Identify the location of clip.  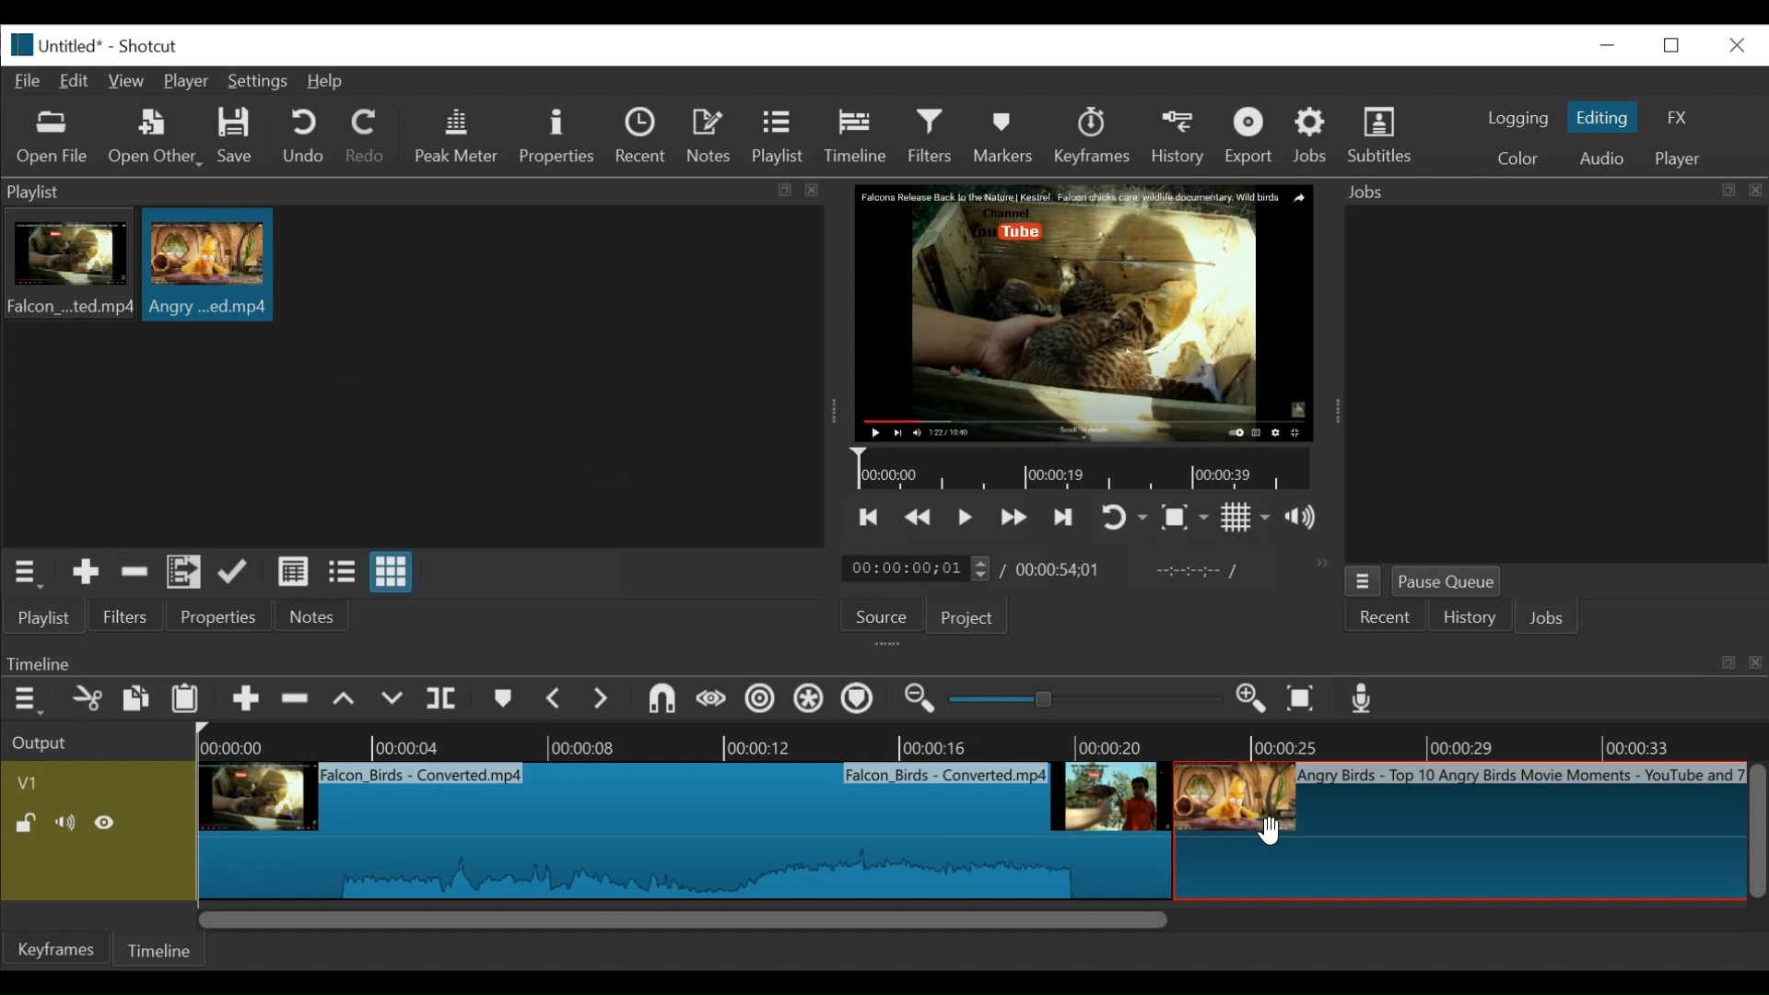
(208, 264).